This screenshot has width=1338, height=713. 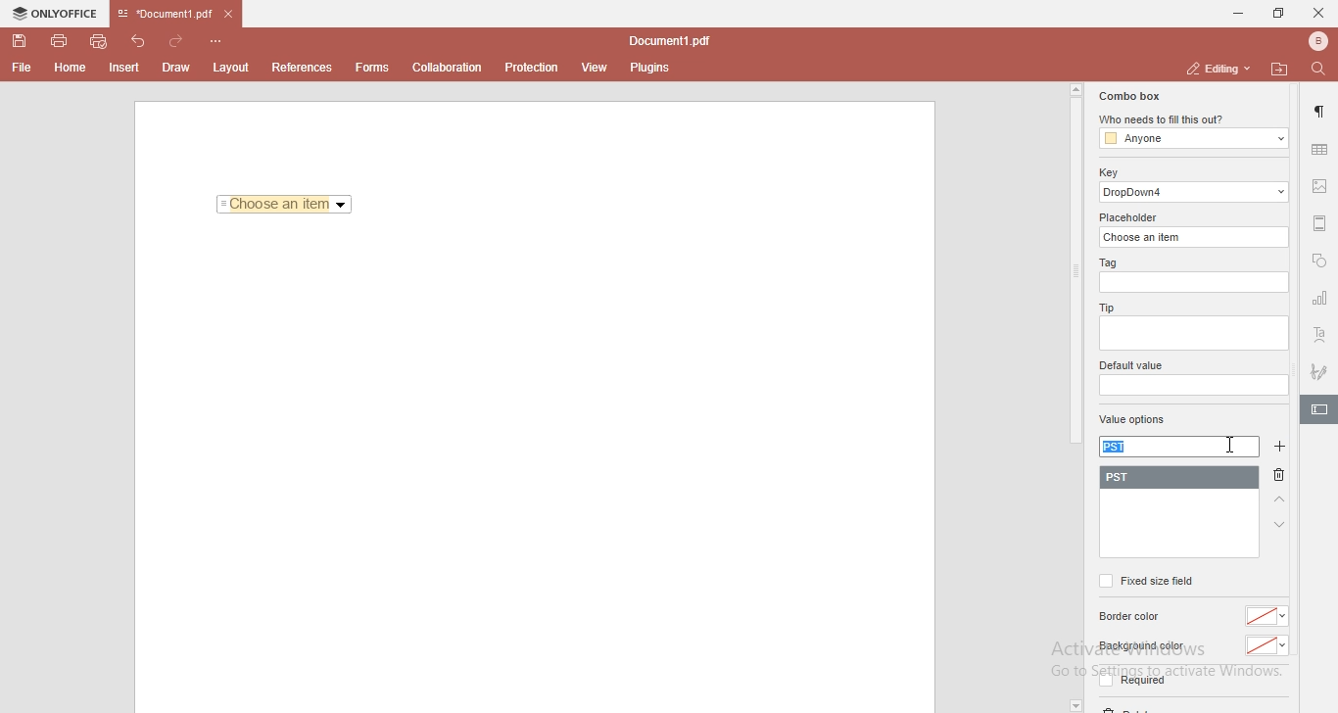 I want to click on margin, so click(x=1320, y=221).